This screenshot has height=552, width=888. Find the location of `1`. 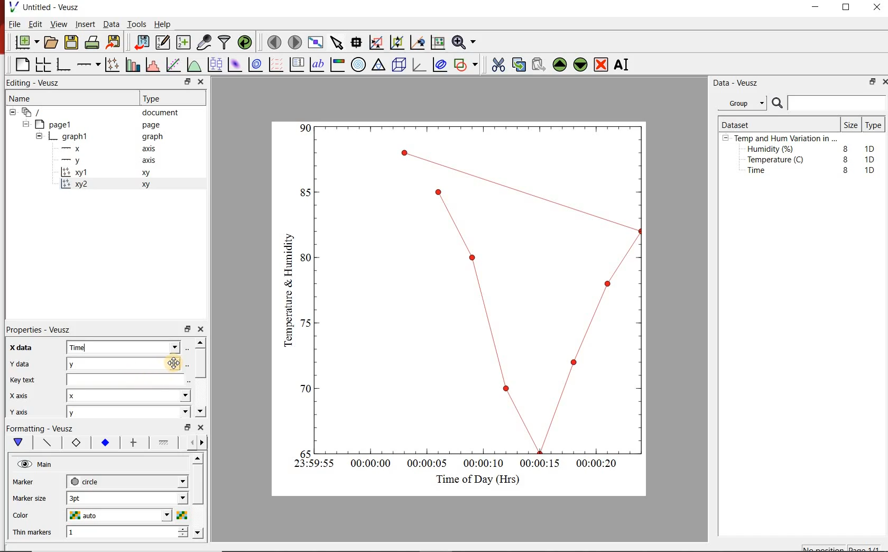

1 is located at coordinates (101, 533).